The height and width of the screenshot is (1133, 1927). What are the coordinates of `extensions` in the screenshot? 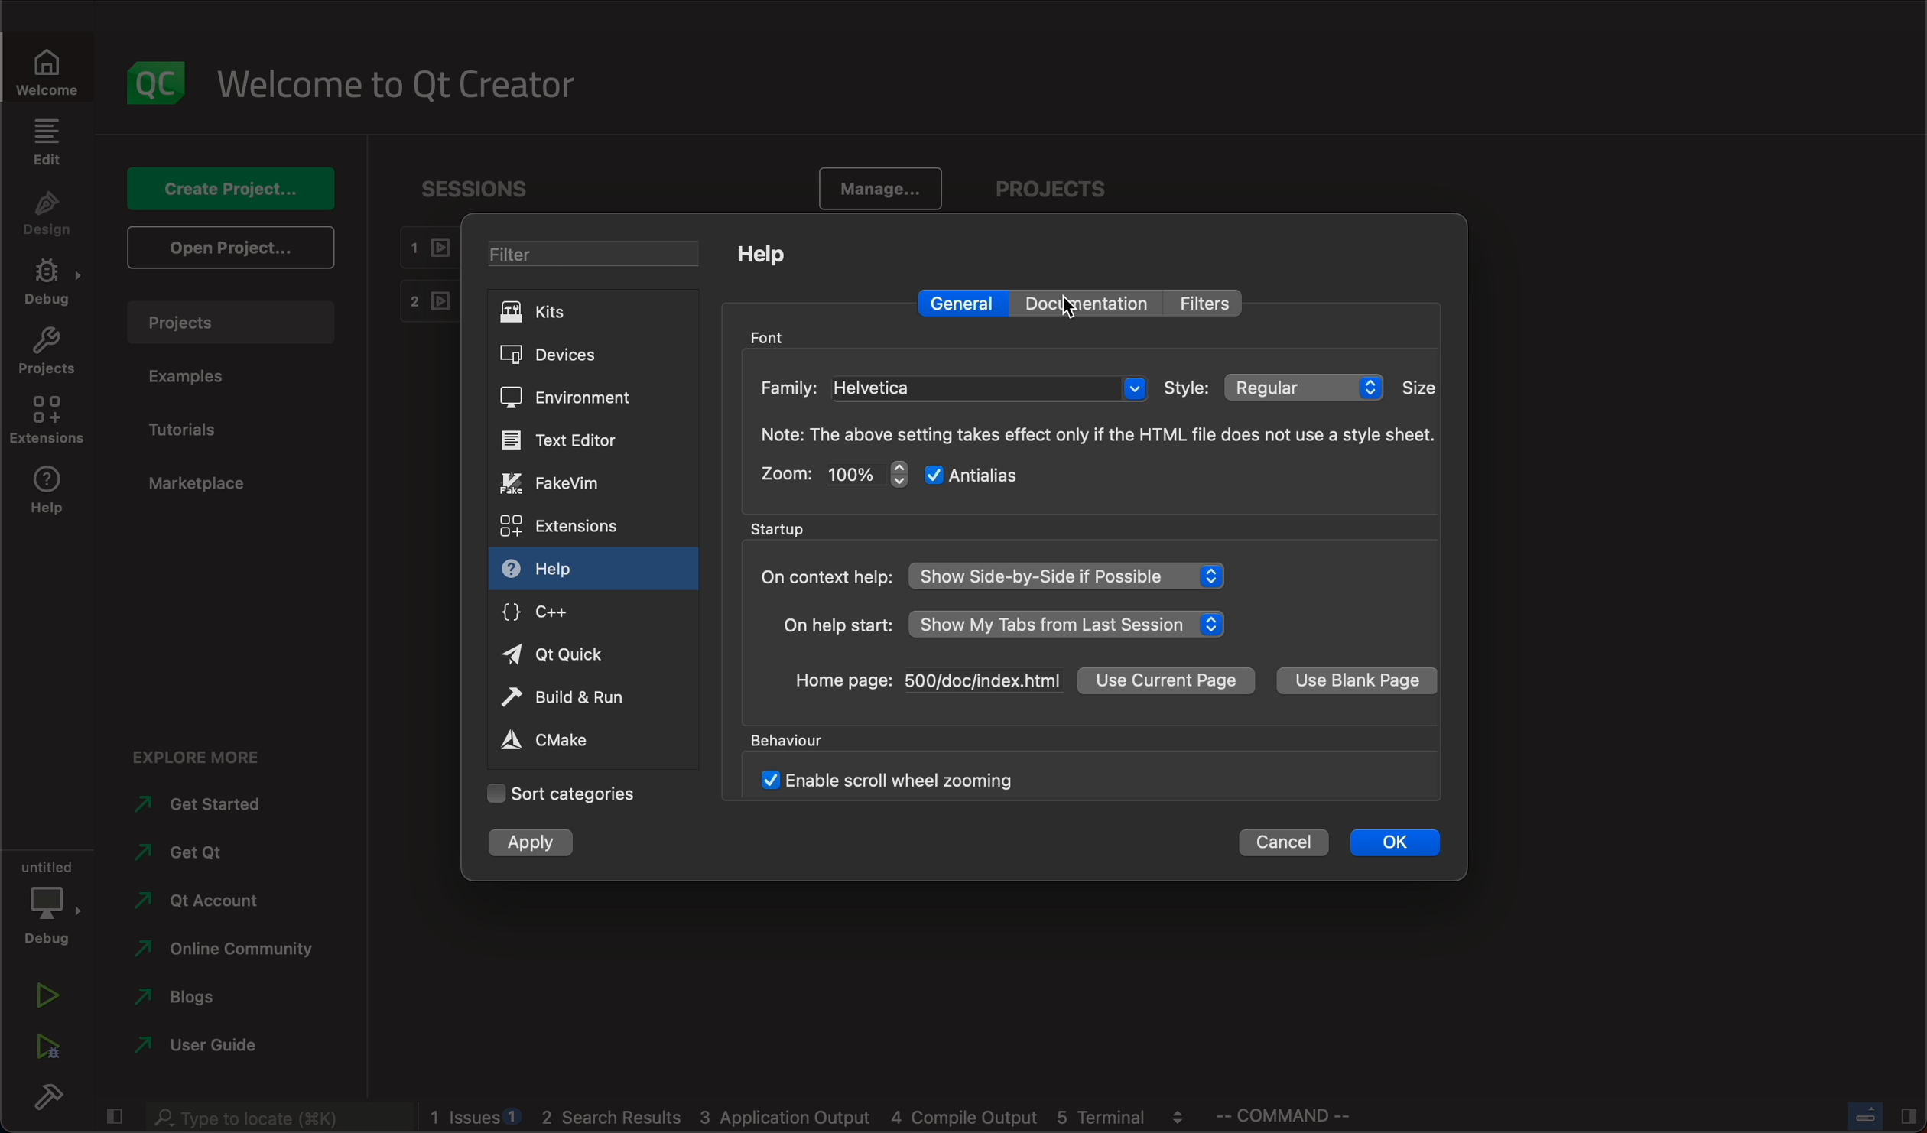 It's located at (562, 524).